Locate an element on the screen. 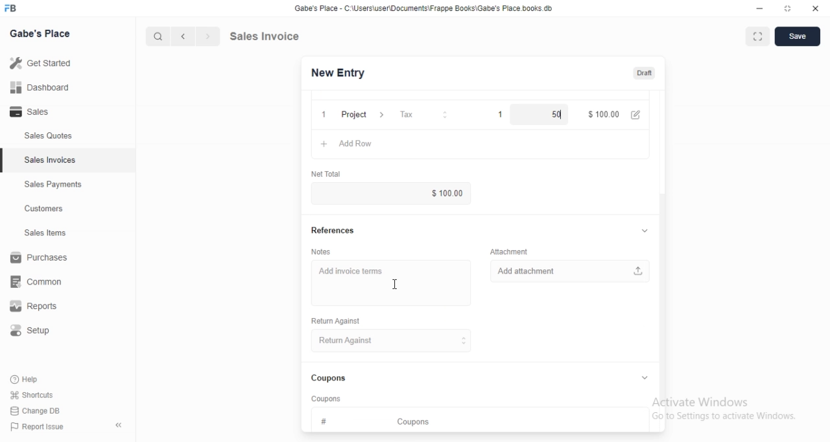  cursor is located at coordinates (396, 285).